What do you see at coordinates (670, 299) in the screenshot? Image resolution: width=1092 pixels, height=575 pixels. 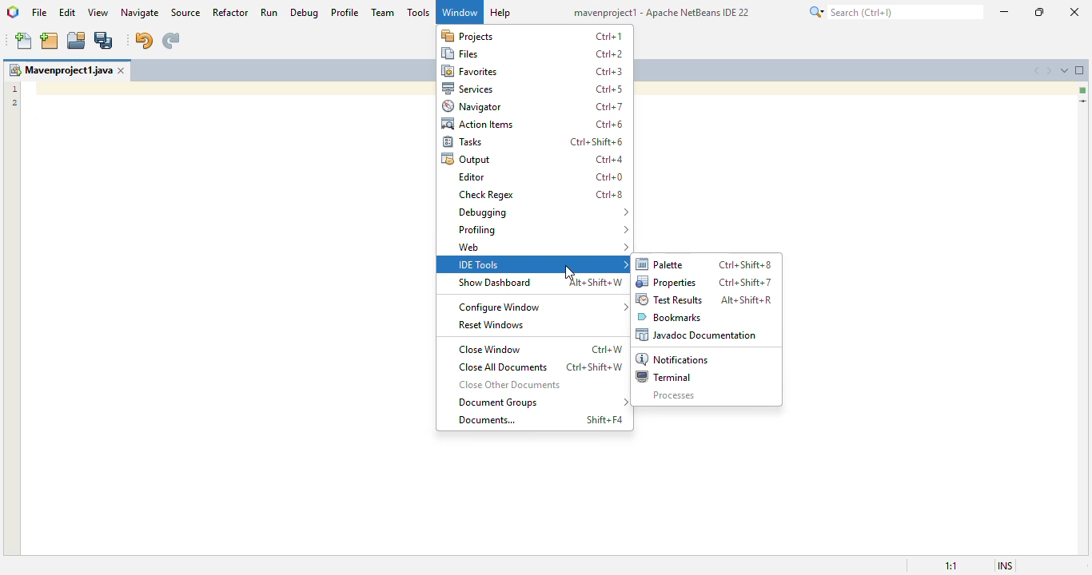 I see `test results` at bounding box center [670, 299].